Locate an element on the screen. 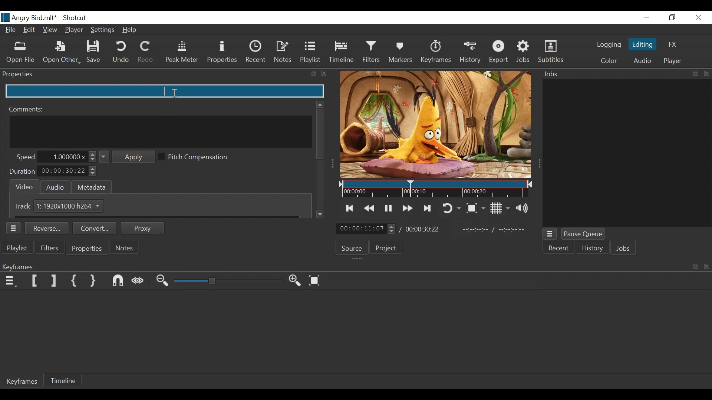  View is located at coordinates (51, 30).